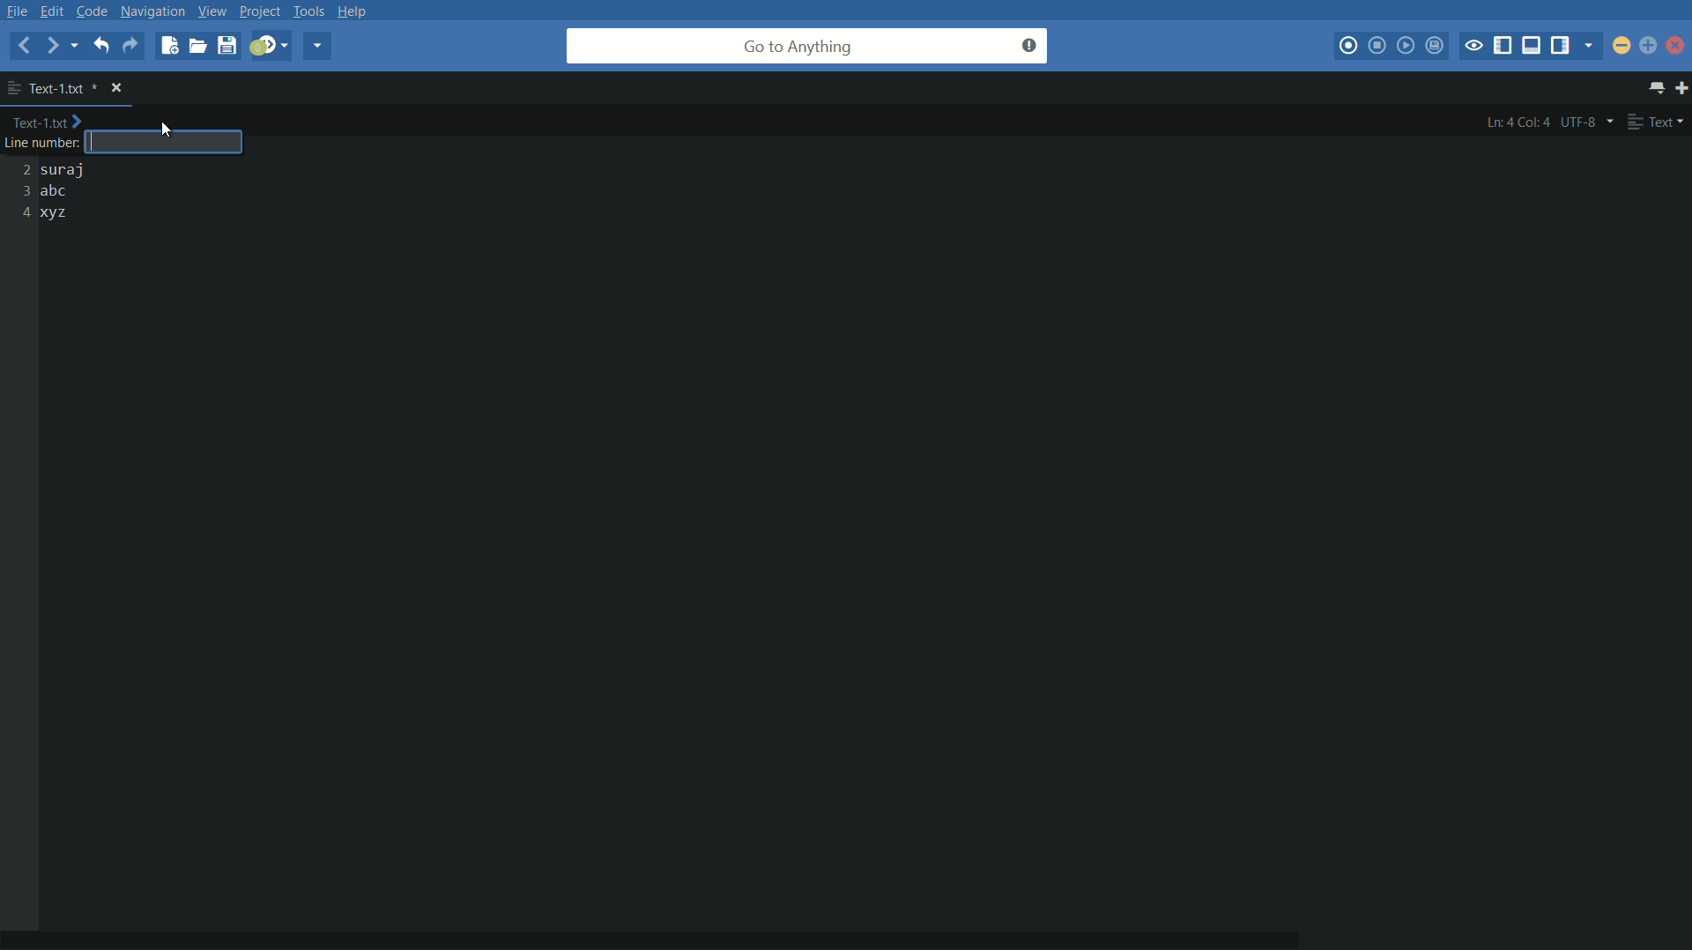 The height and width of the screenshot is (950, 1692). What do you see at coordinates (167, 46) in the screenshot?
I see `new file` at bounding box center [167, 46].